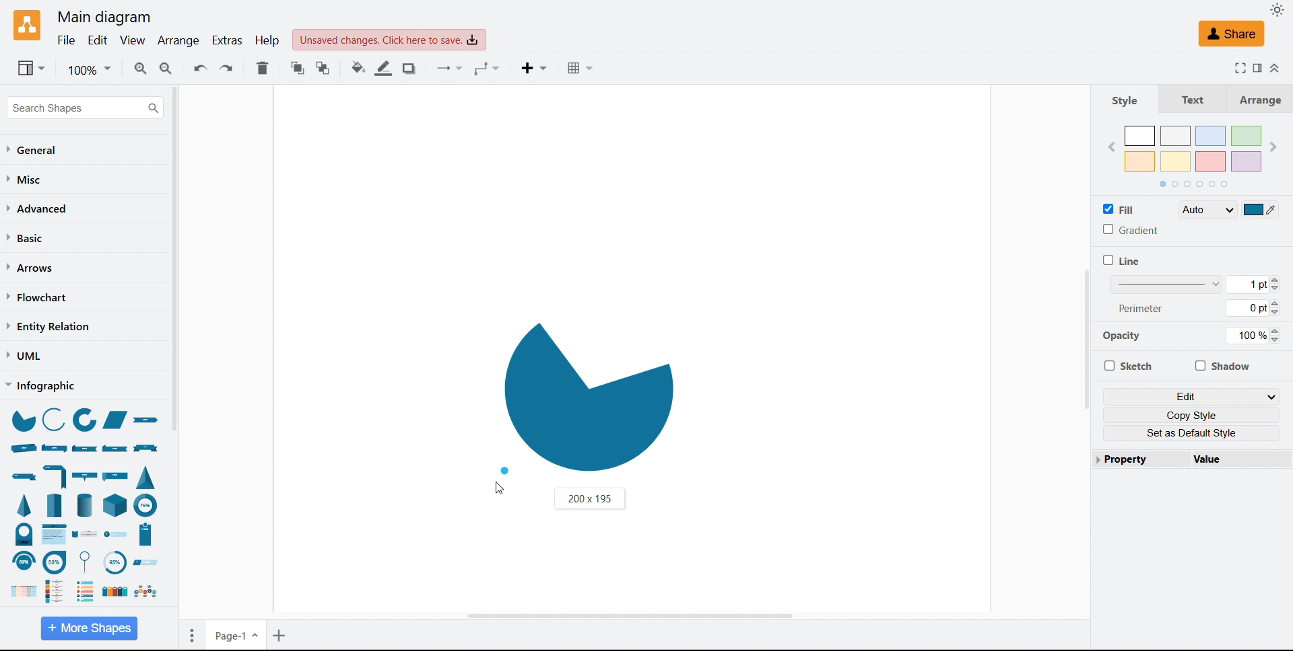  Describe the element at coordinates (67, 41) in the screenshot. I see `File ` at that location.